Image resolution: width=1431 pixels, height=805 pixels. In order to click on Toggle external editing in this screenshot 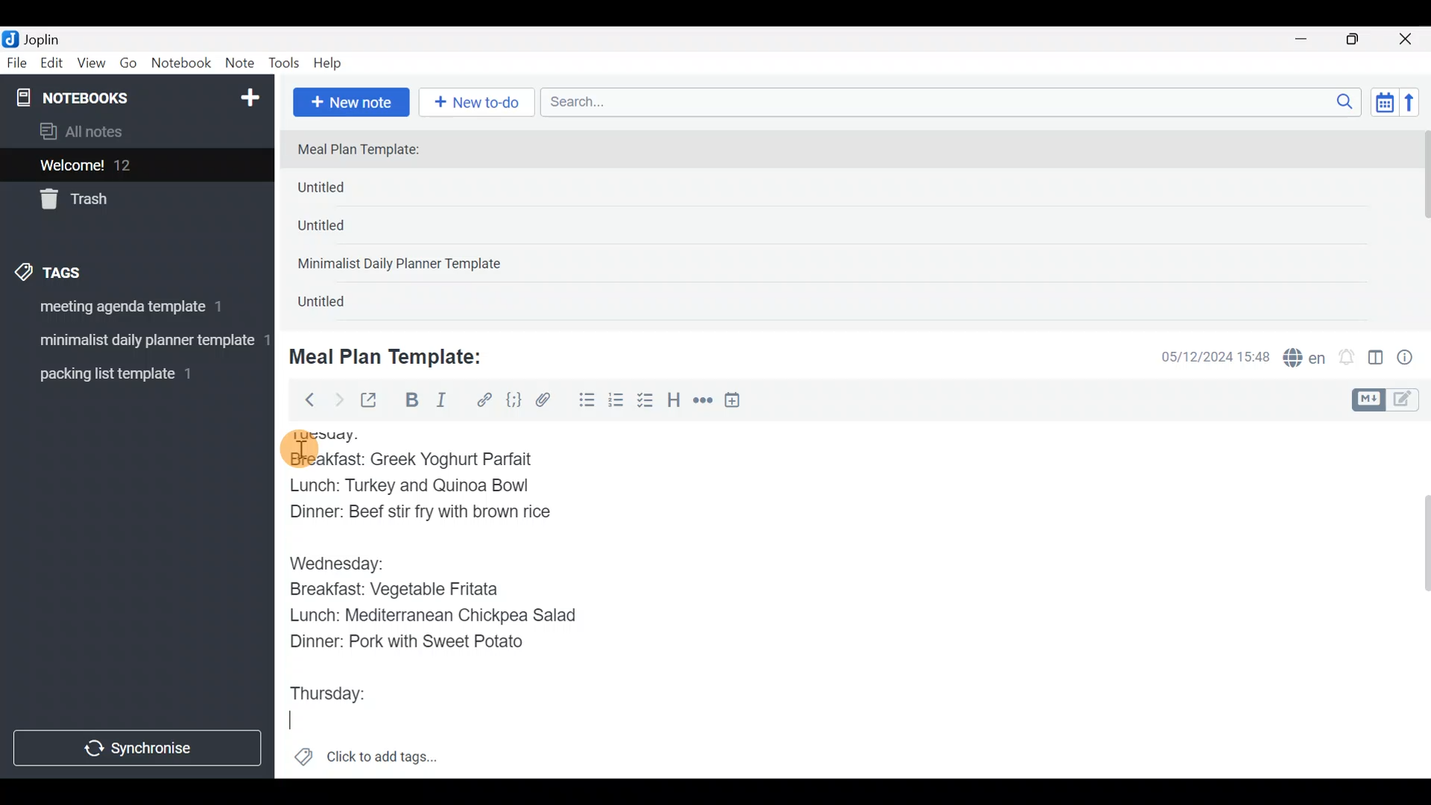, I will do `click(374, 401)`.